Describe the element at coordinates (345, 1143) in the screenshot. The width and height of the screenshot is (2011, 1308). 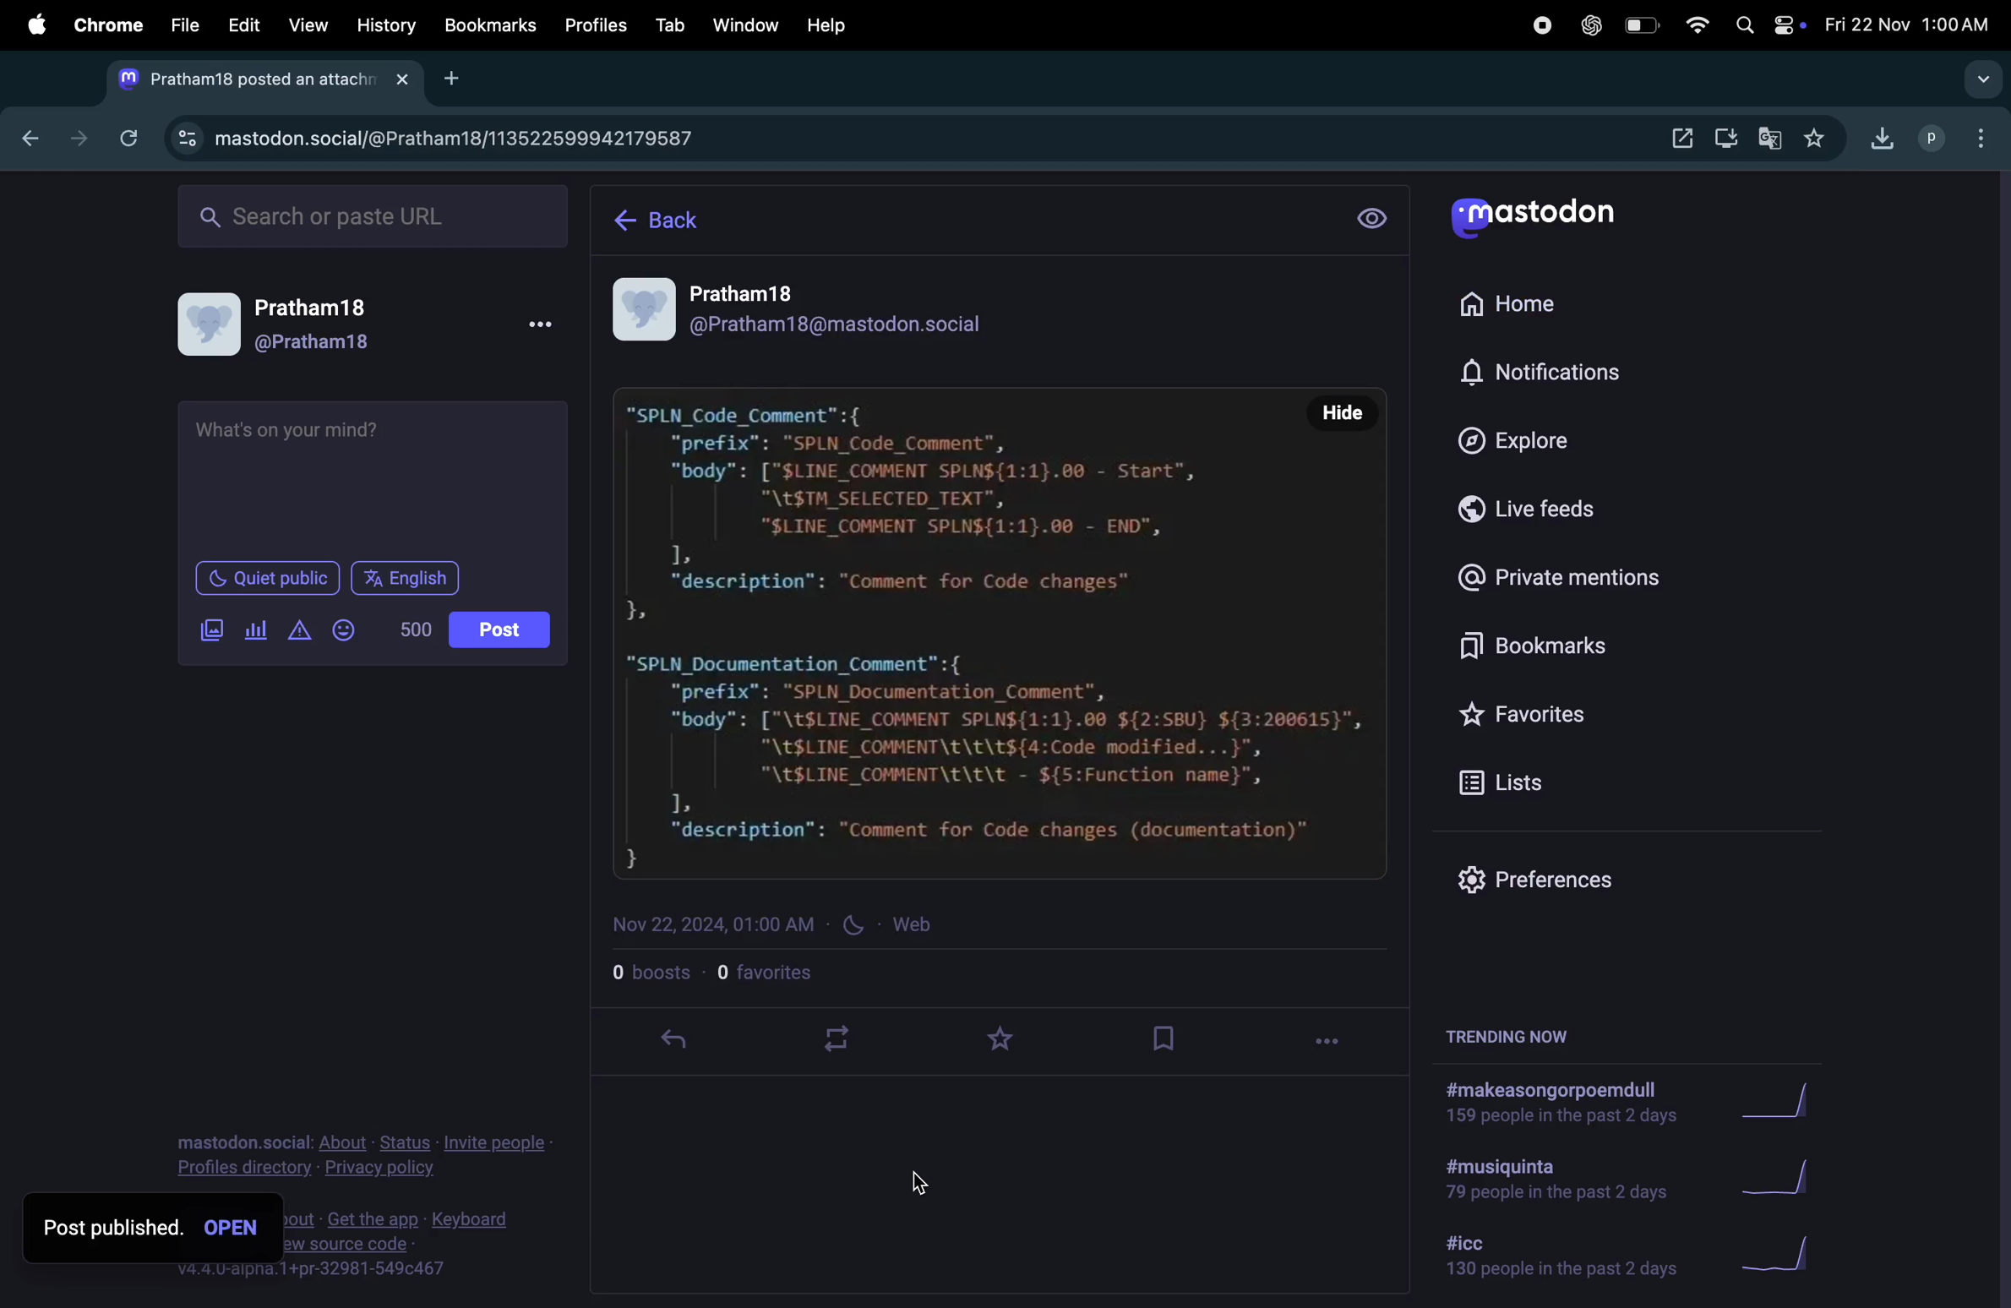
I see `about` at that location.